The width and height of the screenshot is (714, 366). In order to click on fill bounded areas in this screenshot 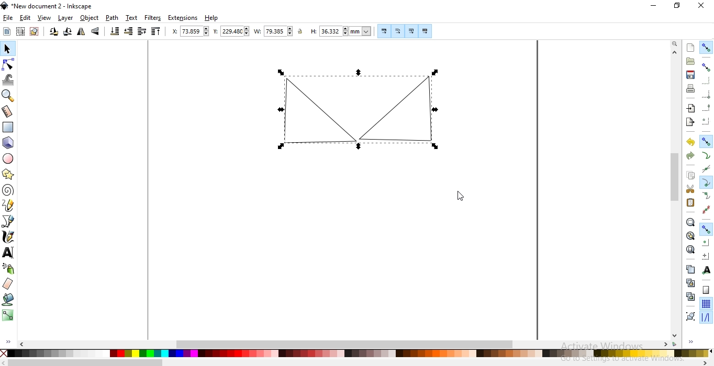, I will do `click(9, 299)`.